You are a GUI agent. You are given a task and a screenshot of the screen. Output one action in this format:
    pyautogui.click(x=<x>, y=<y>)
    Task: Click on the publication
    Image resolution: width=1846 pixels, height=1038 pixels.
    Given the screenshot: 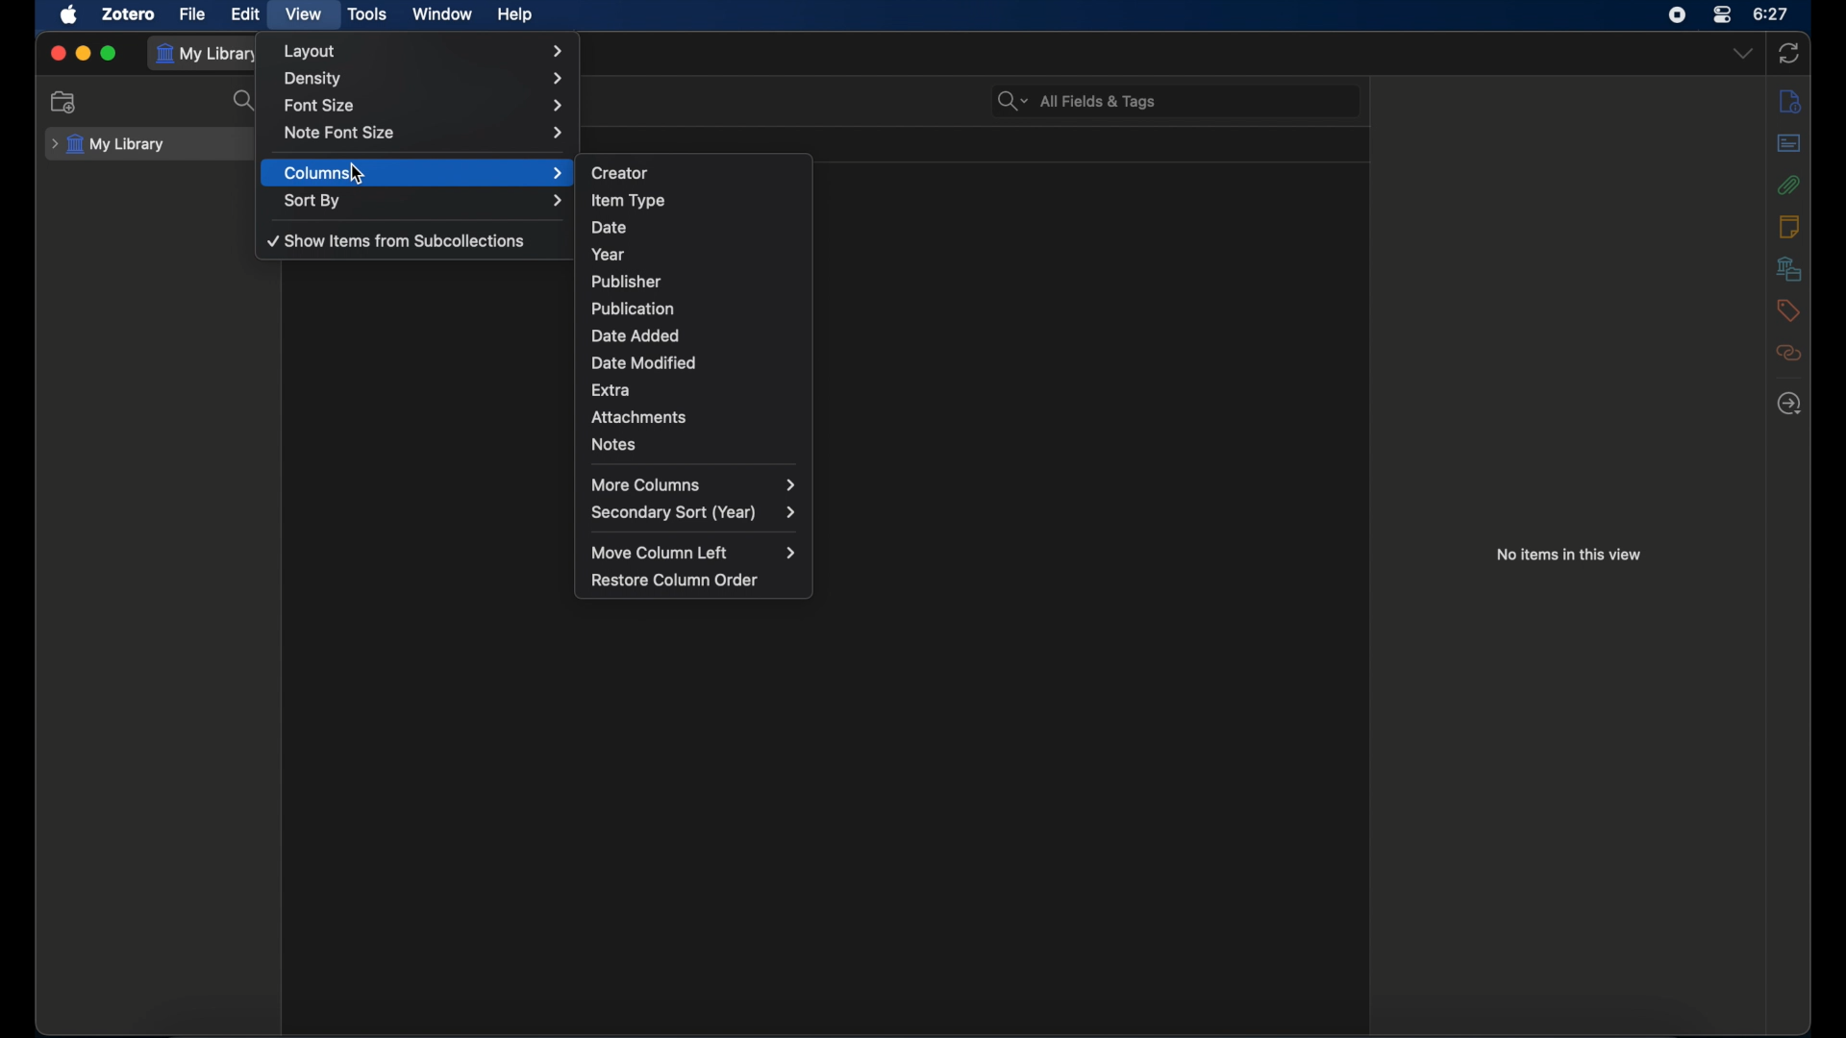 What is the action you would take?
    pyautogui.click(x=633, y=308)
    